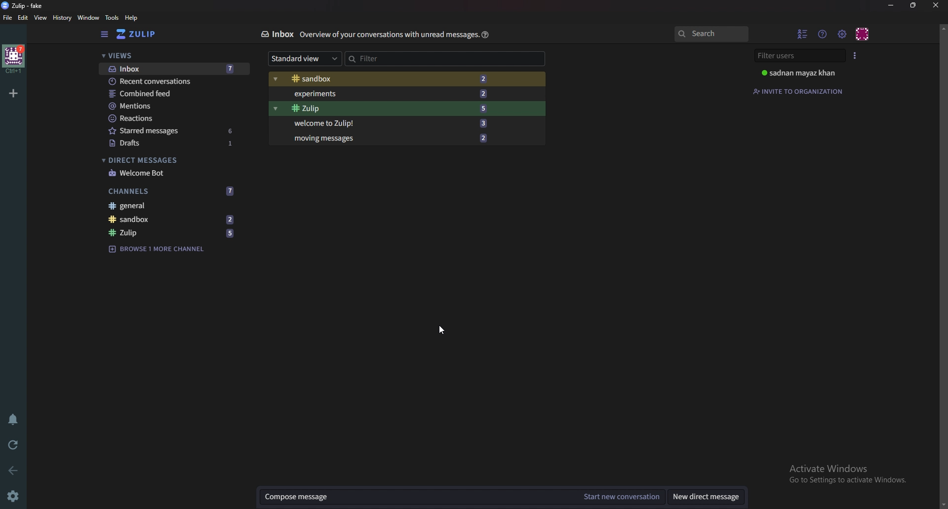 Image resolution: width=948 pixels, height=509 pixels. I want to click on close, so click(937, 5).